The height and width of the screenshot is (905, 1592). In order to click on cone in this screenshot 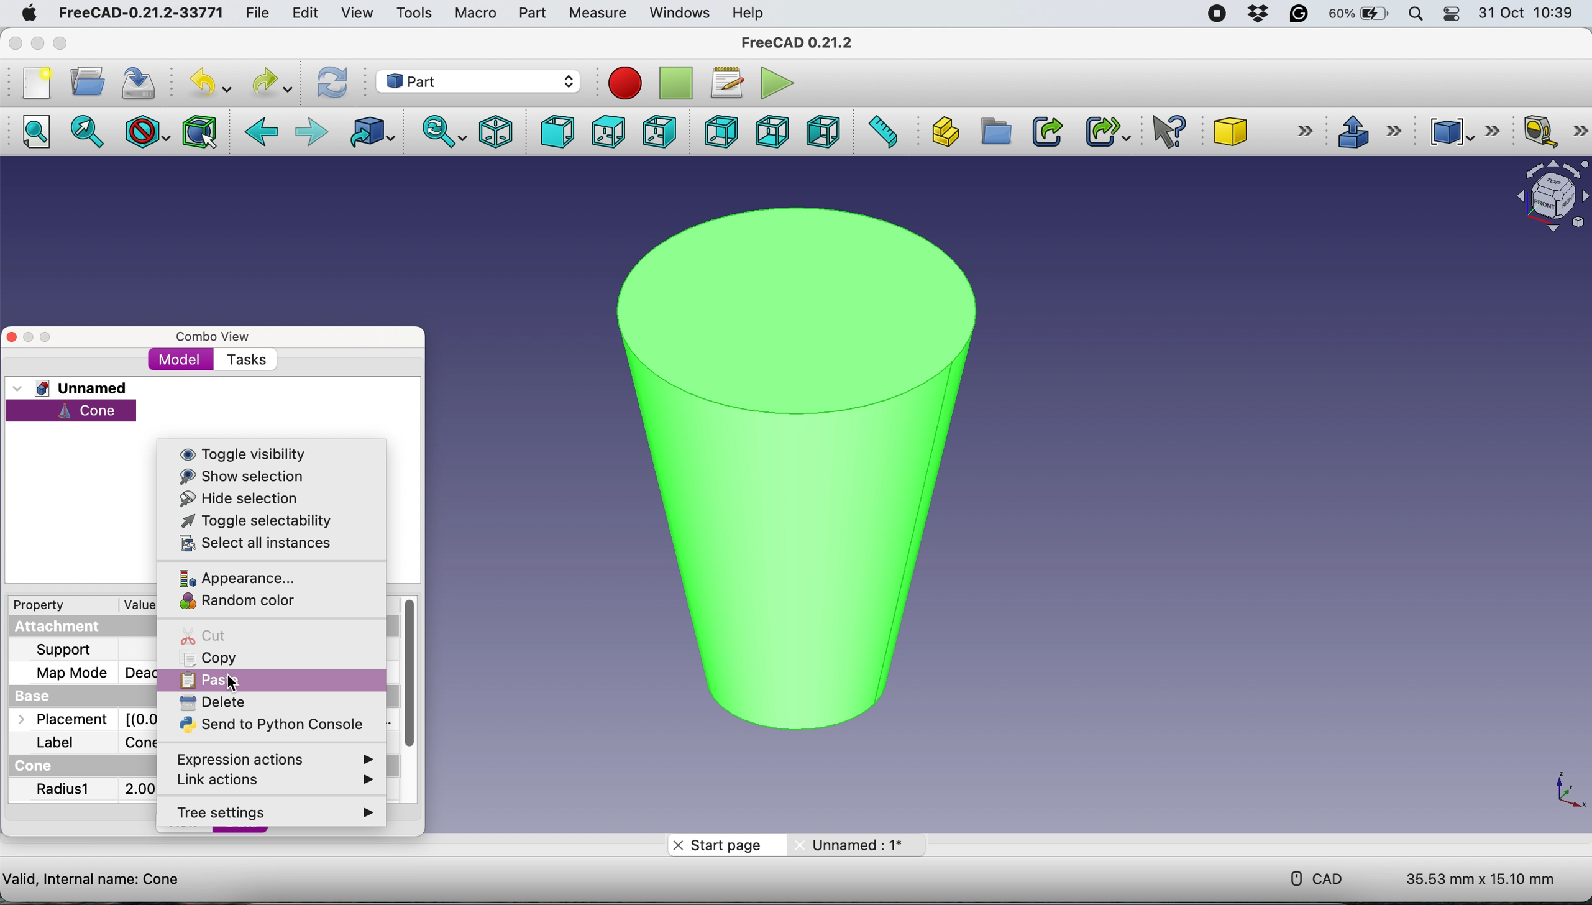, I will do `click(1265, 133)`.